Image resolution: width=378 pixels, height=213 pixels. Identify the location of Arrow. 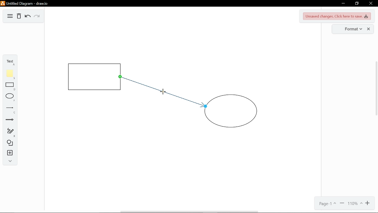
(9, 121).